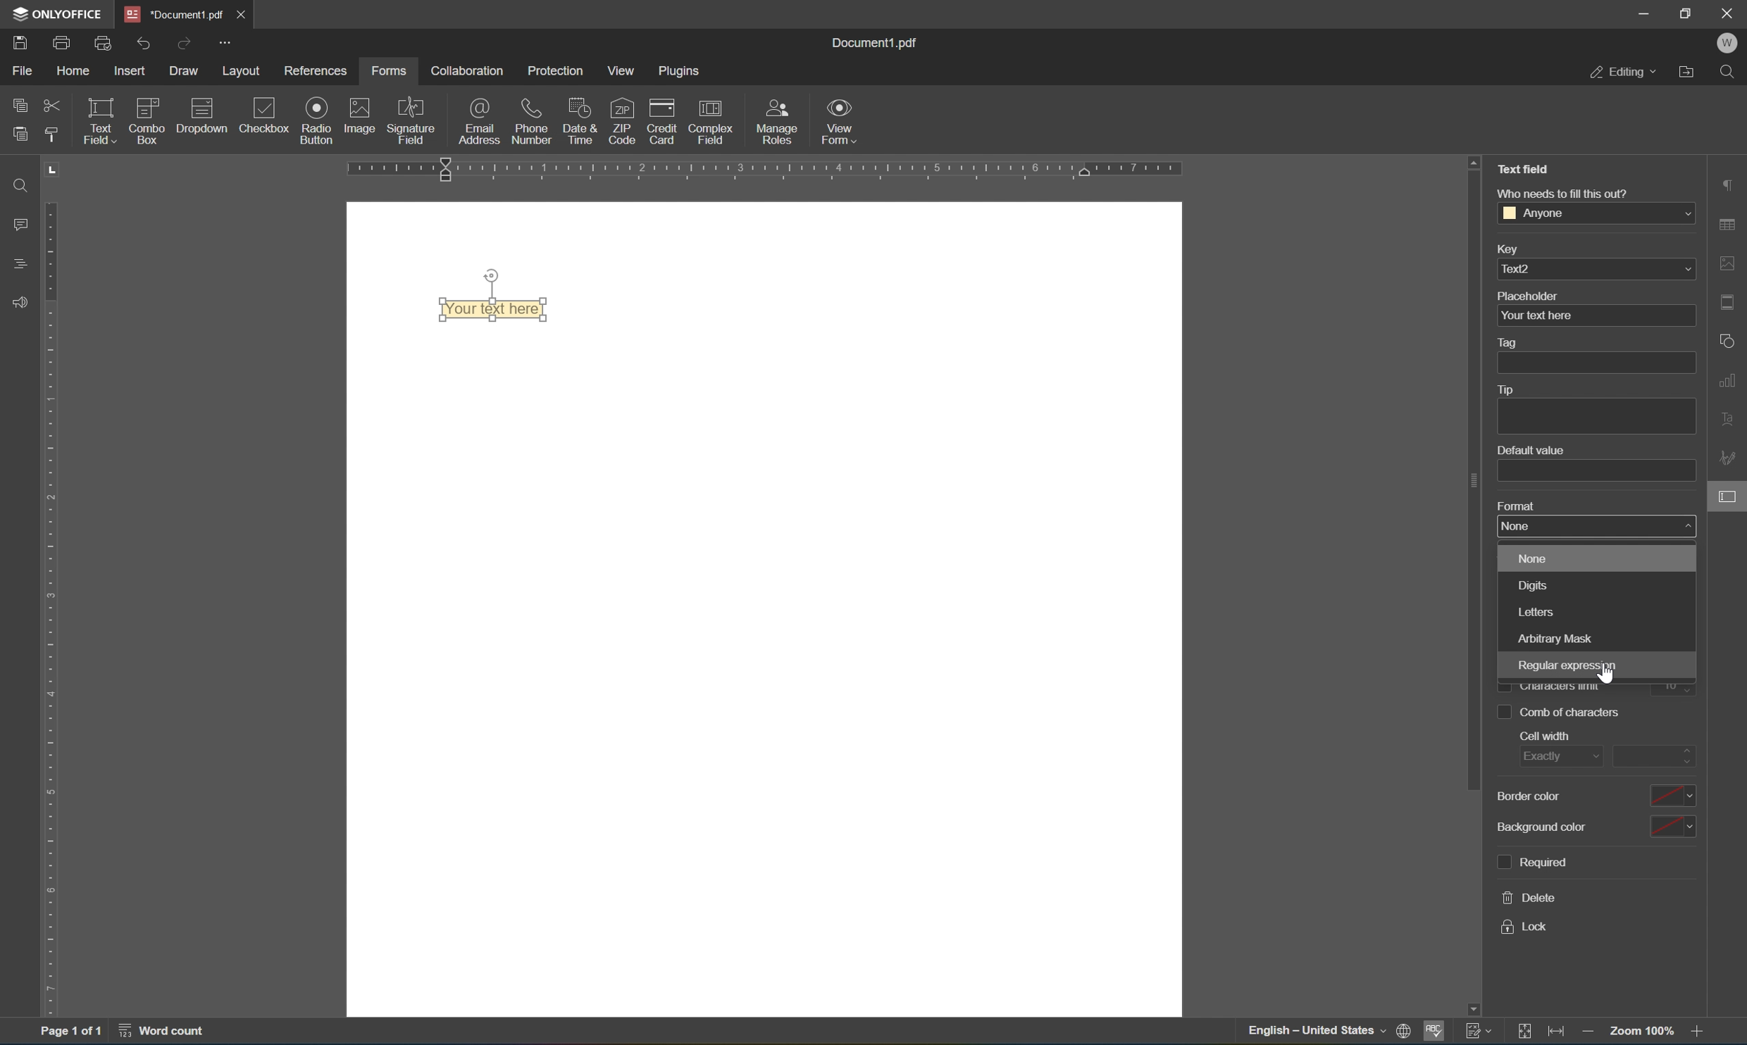  Describe the element at coordinates (149, 123) in the screenshot. I see `combo box` at that location.